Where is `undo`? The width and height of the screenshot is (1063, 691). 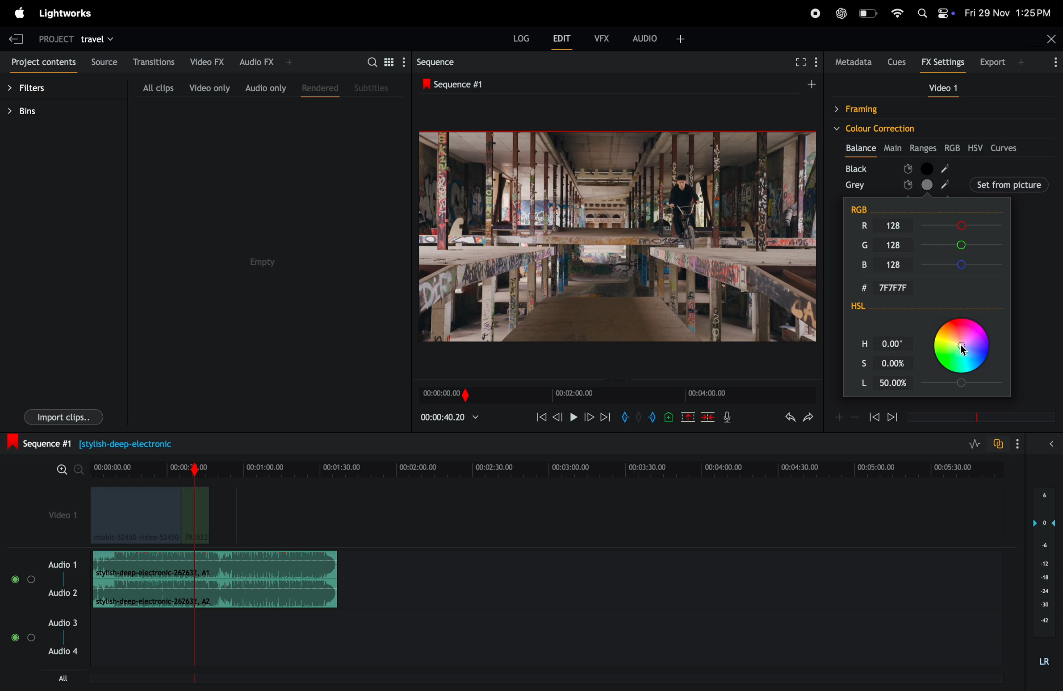 undo is located at coordinates (787, 419).